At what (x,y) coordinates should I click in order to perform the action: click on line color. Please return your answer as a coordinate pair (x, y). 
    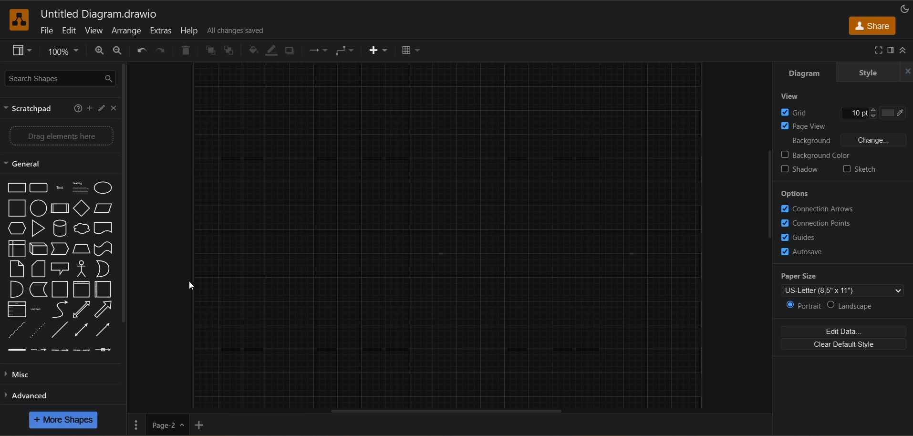
    Looking at the image, I should click on (274, 51).